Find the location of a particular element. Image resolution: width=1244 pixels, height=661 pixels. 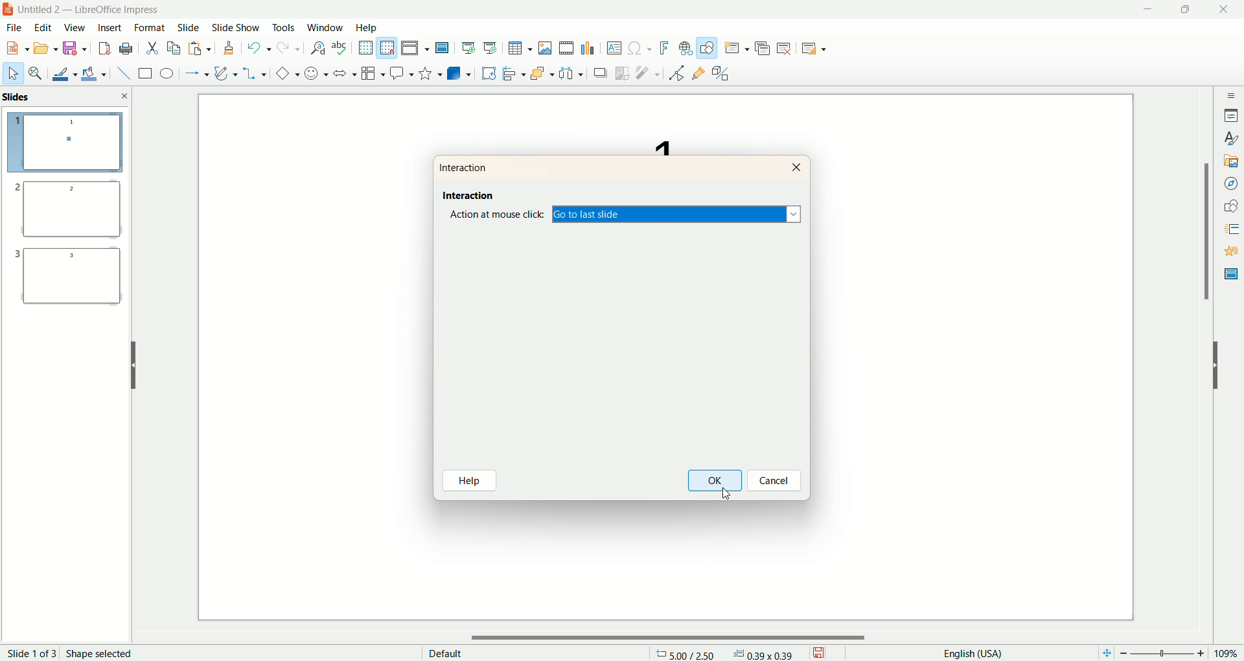

hide is located at coordinates (133, 363).